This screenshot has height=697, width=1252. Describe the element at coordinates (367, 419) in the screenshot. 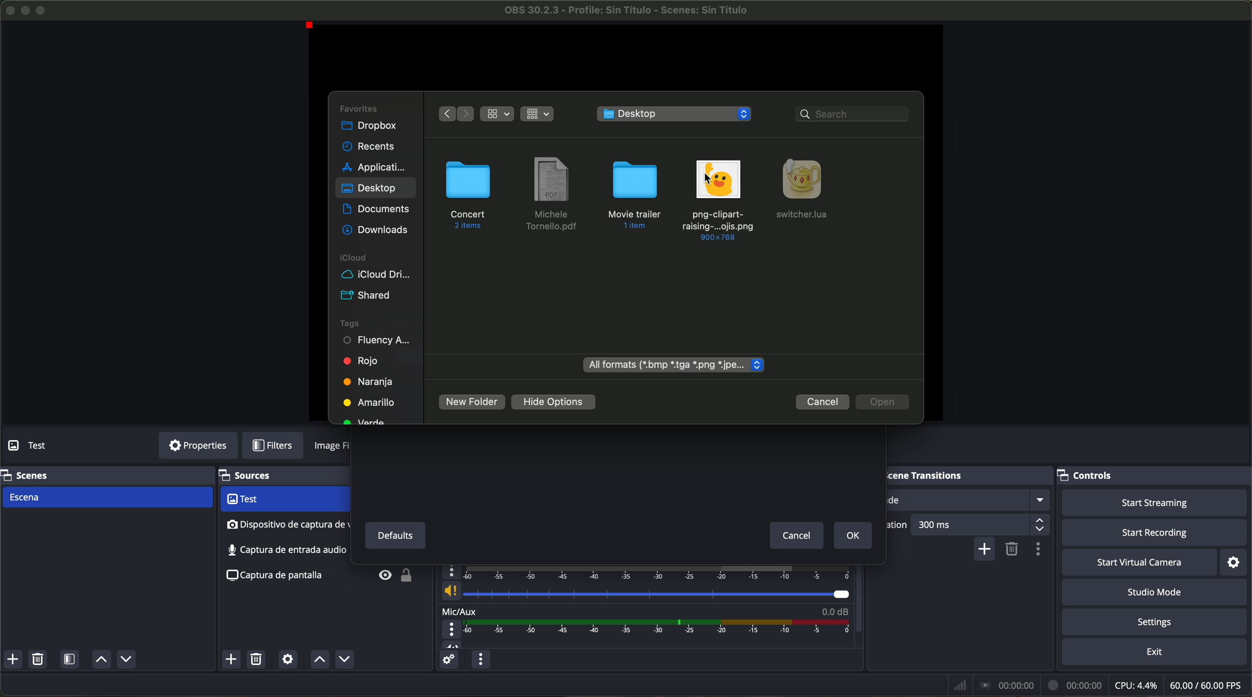

I see `green` at that location.